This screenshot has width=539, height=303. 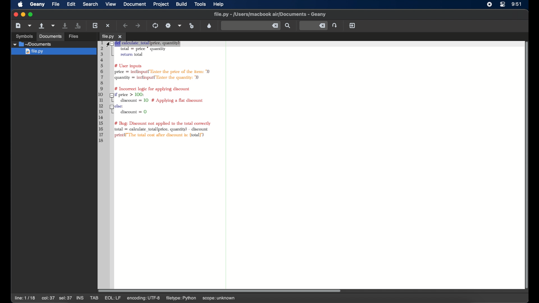 What do you see at coordinates (219, 299) in the screenshot?
I see `scope: unknown` at bounding box center [219, 299].